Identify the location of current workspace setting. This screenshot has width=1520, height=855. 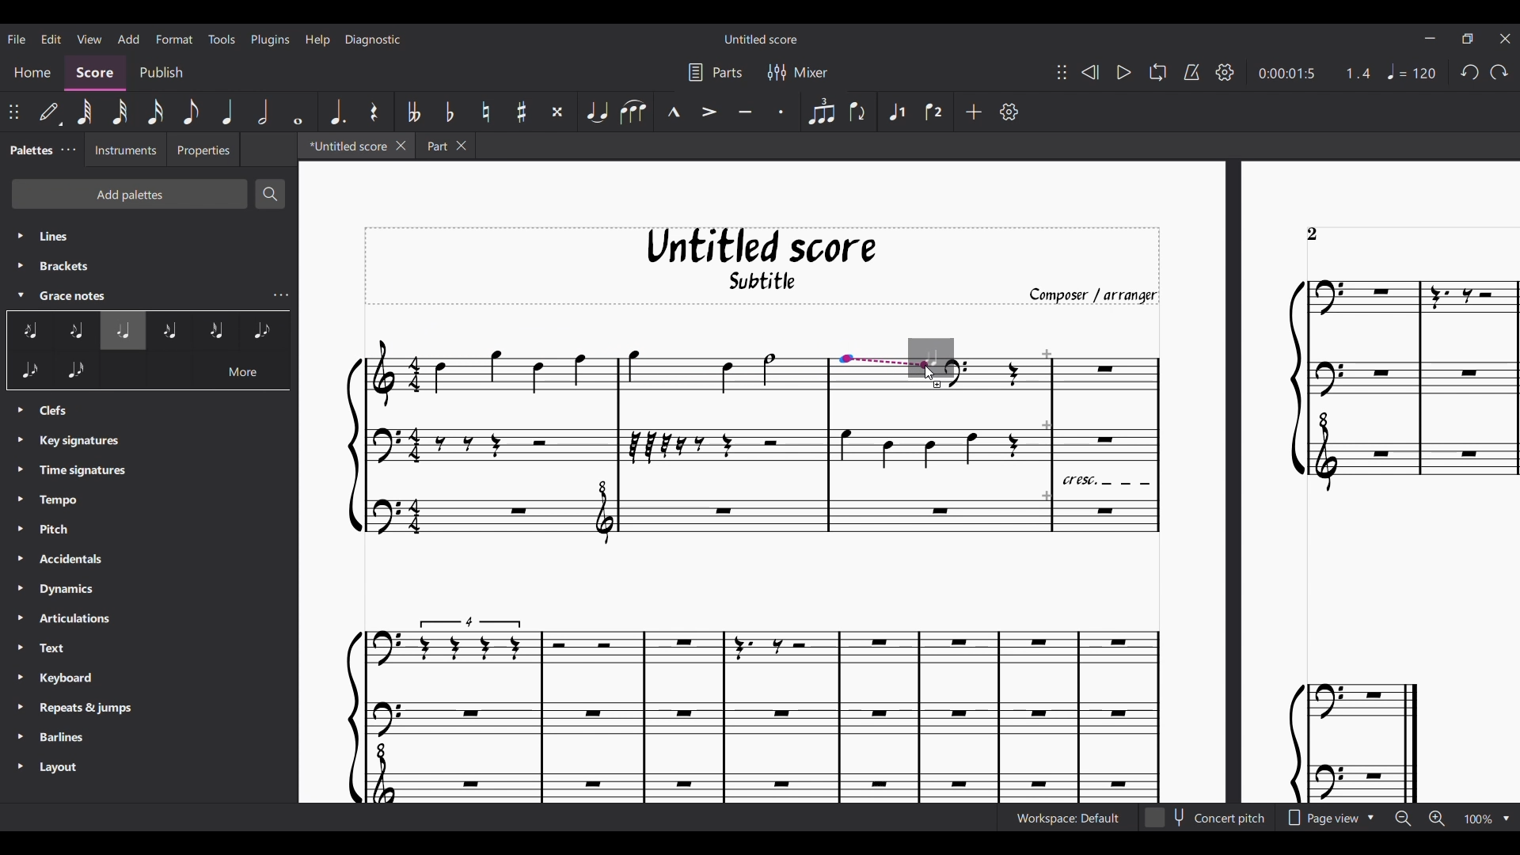
(1063, 822).